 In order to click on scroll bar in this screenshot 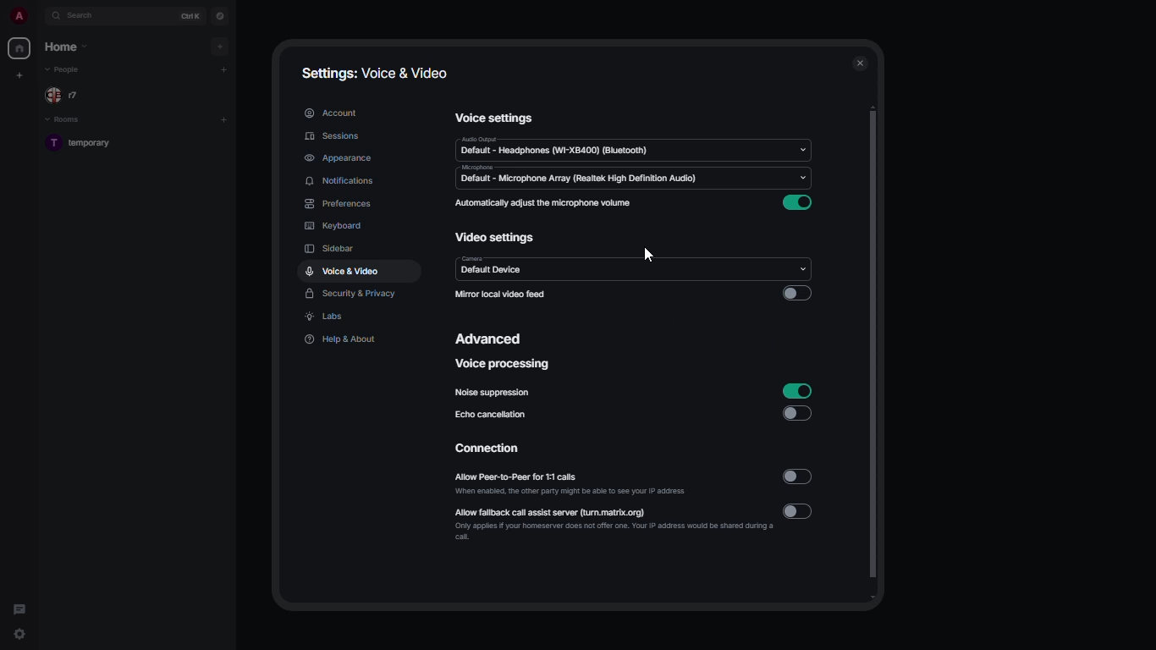, I will do `click(875, 355)`.